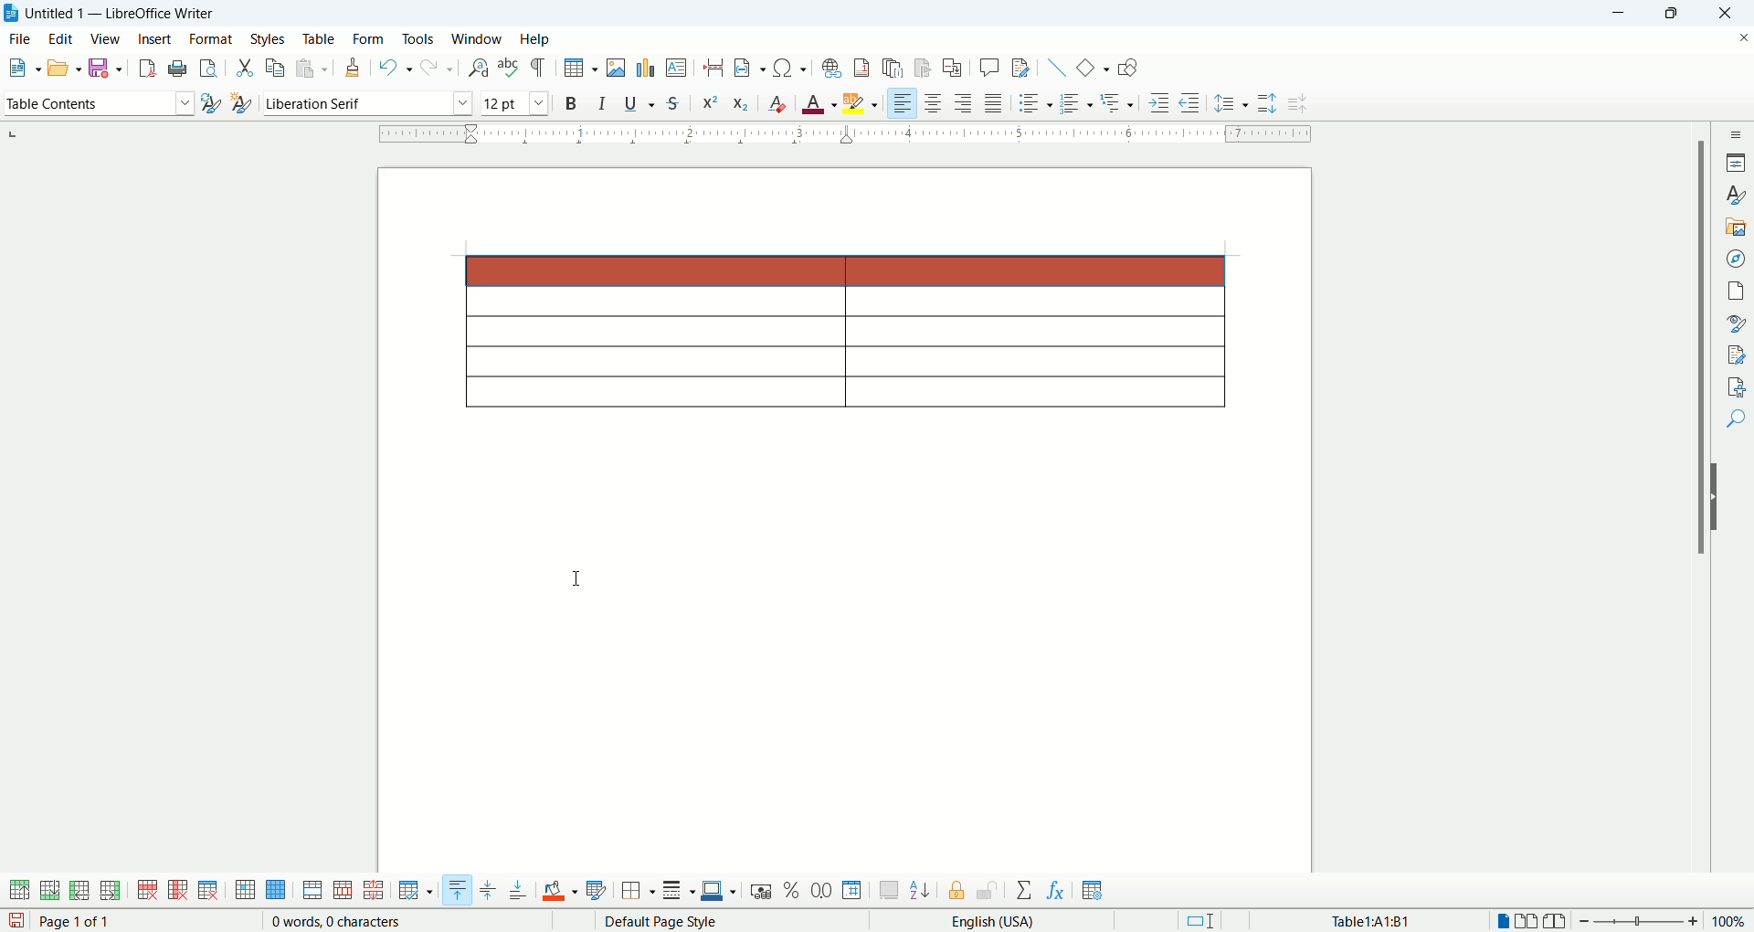 Image resolution: width=1754 pixels, height=932 pixels. Describe the element at coordinates (1743, 38) in the screenshot. I see `close document` at that location.